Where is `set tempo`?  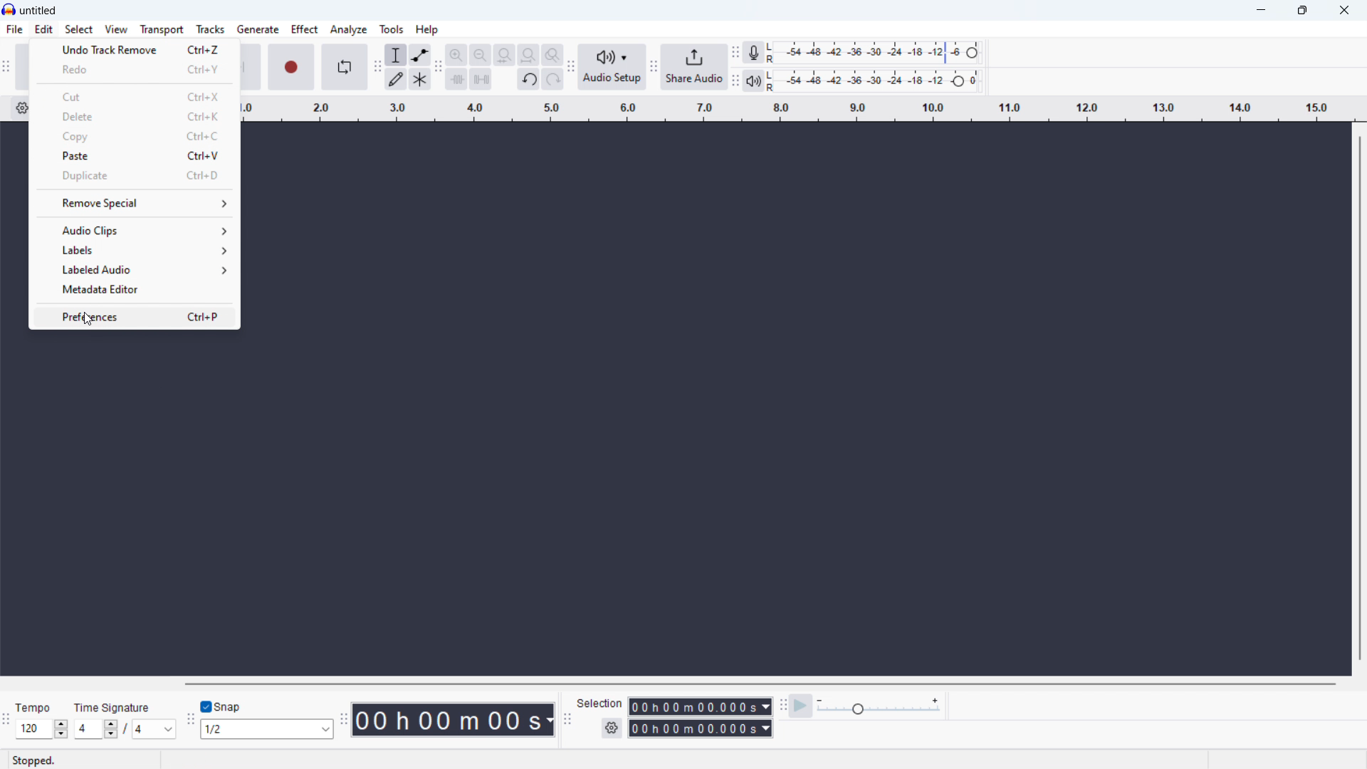 set tempo is located at coordinates (41, 729).